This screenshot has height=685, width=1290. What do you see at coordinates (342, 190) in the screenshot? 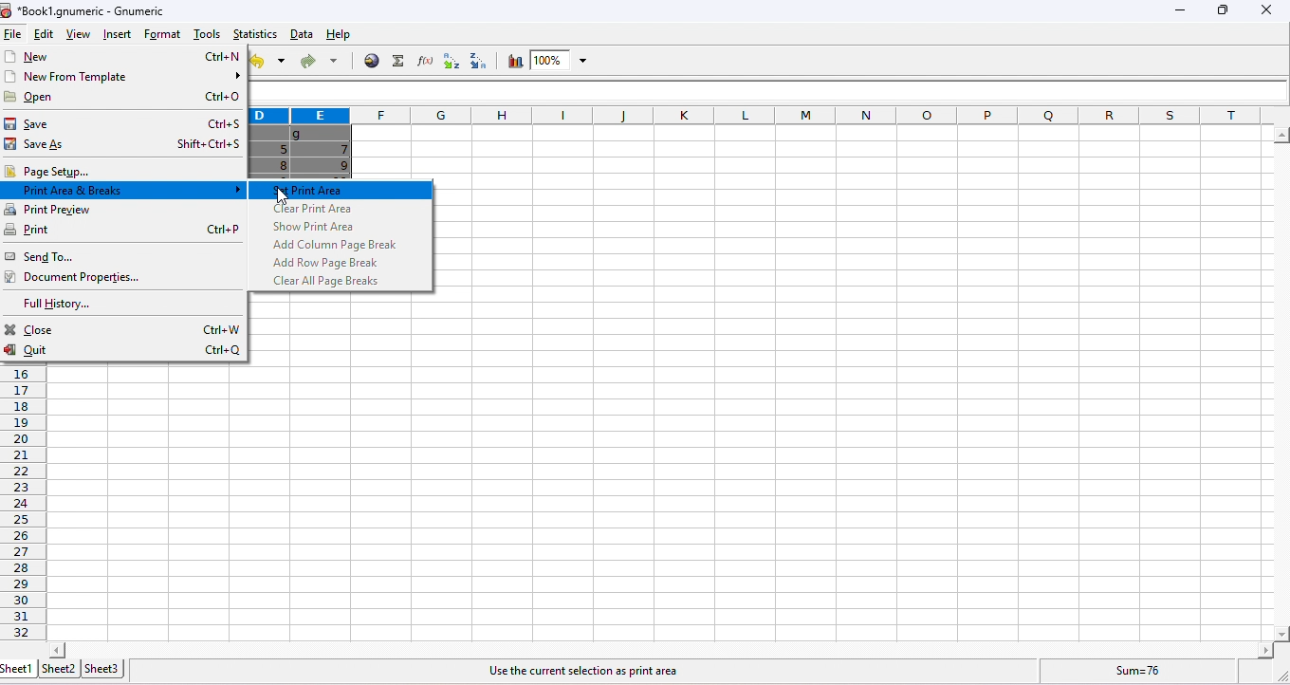
I see `color changed` at bounding box center [342, 190].